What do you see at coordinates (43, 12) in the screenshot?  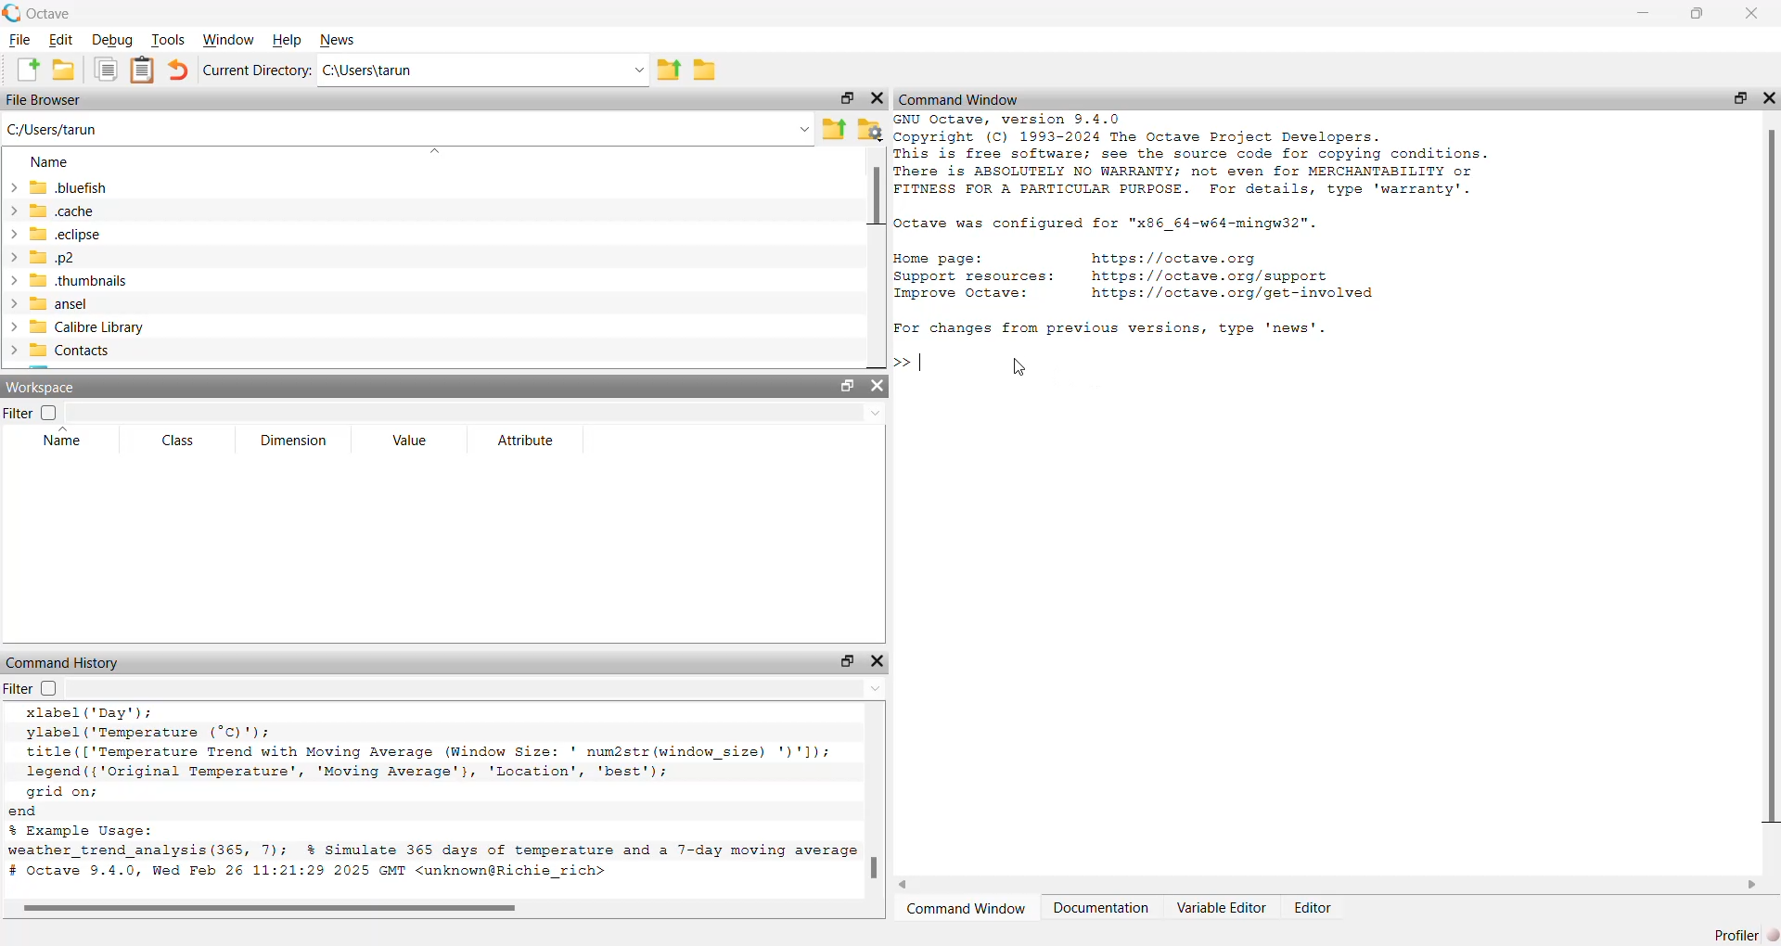 I see `Octave` at bounding box center [43, 12].